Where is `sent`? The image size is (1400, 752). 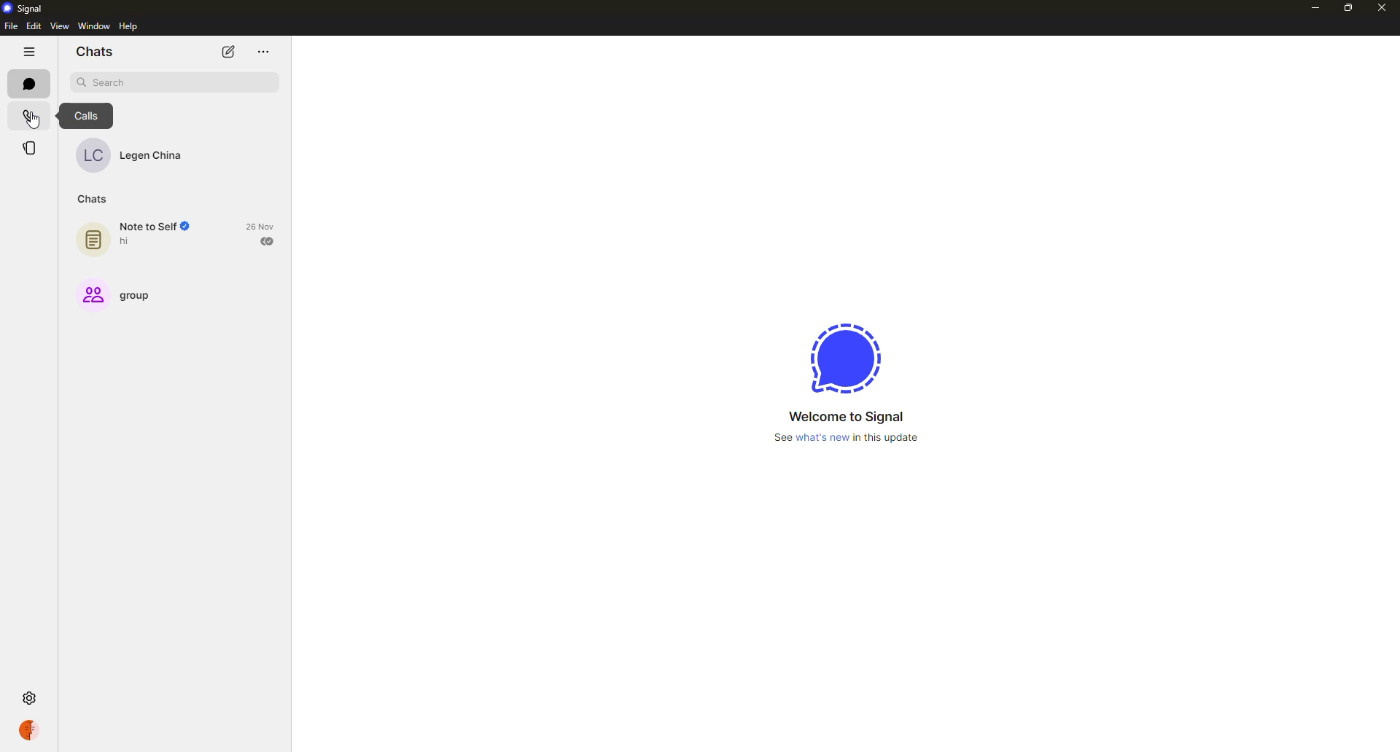 sent is located at coordinates (270, 241).